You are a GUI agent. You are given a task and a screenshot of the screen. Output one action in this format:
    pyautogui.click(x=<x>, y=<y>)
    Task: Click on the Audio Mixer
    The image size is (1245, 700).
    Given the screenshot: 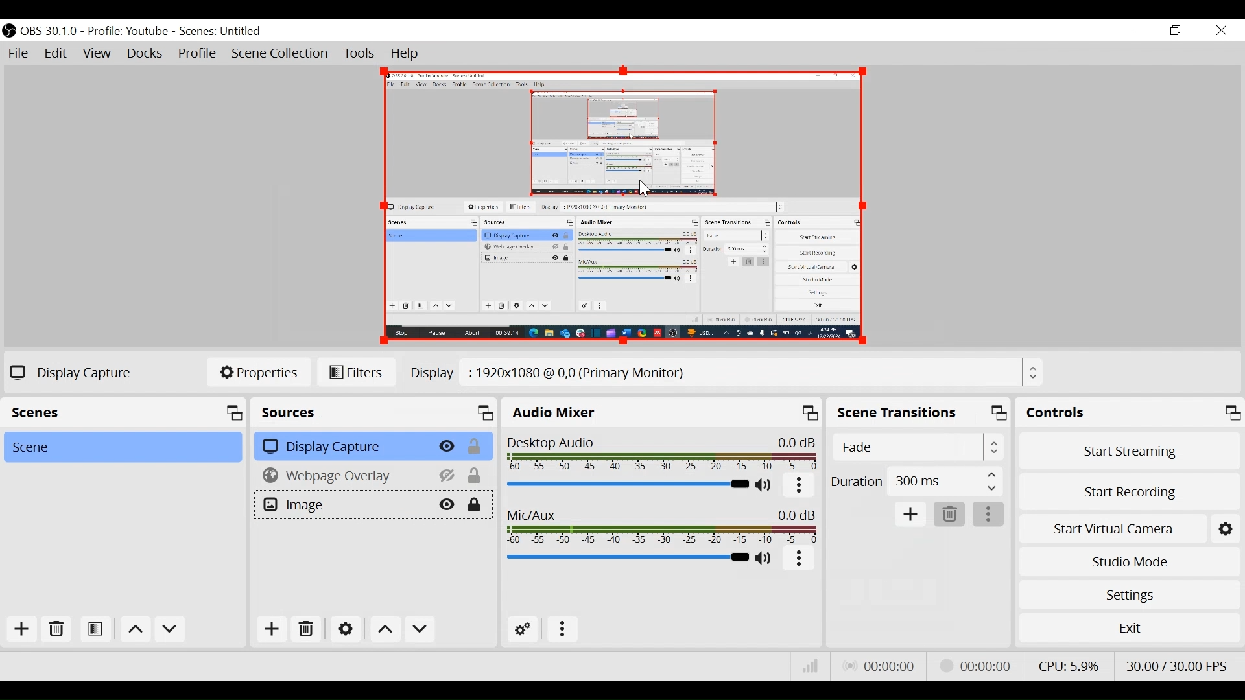 What is the action you would take?
    pyautogui.click(x=660, y=414)
    